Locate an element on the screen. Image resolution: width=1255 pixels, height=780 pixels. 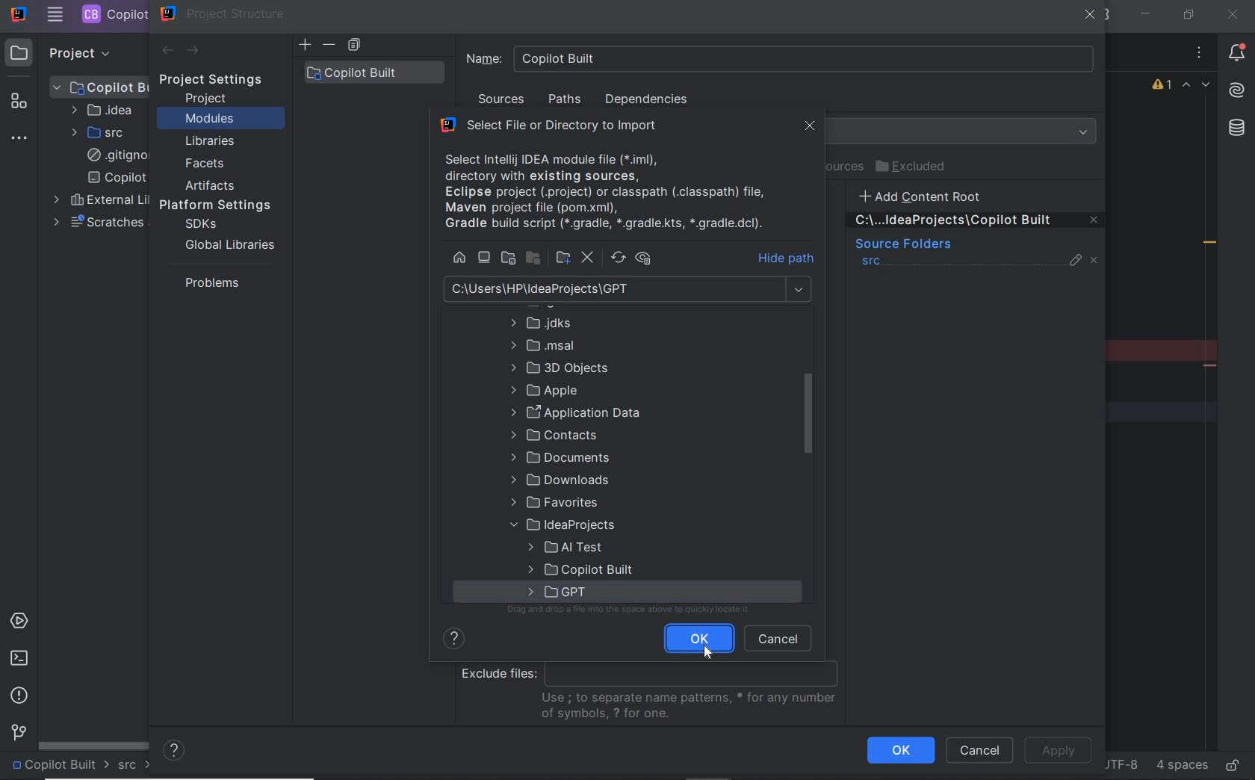
platform settings is located at coordinates (220, 205).